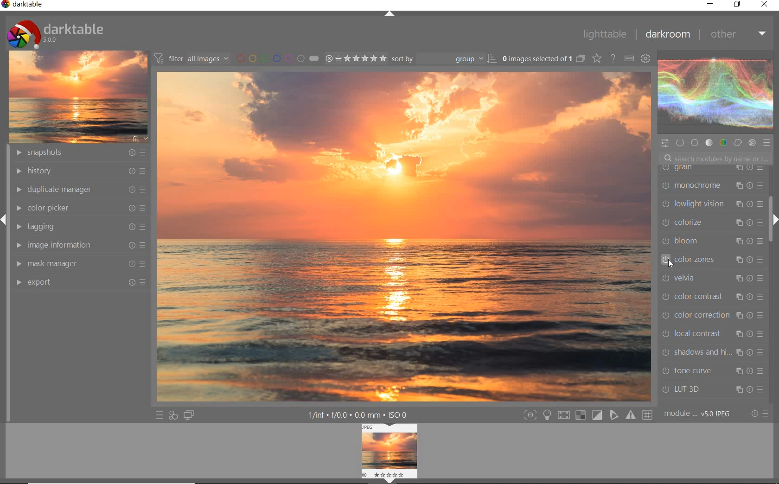 Image resolution: width=779 pixels, height=484 pixels. What do you see at coordinates (360, 415) in the screenshot?
I see `OTHER INTERFACE DETAIL` at bounding box center [360, 415].